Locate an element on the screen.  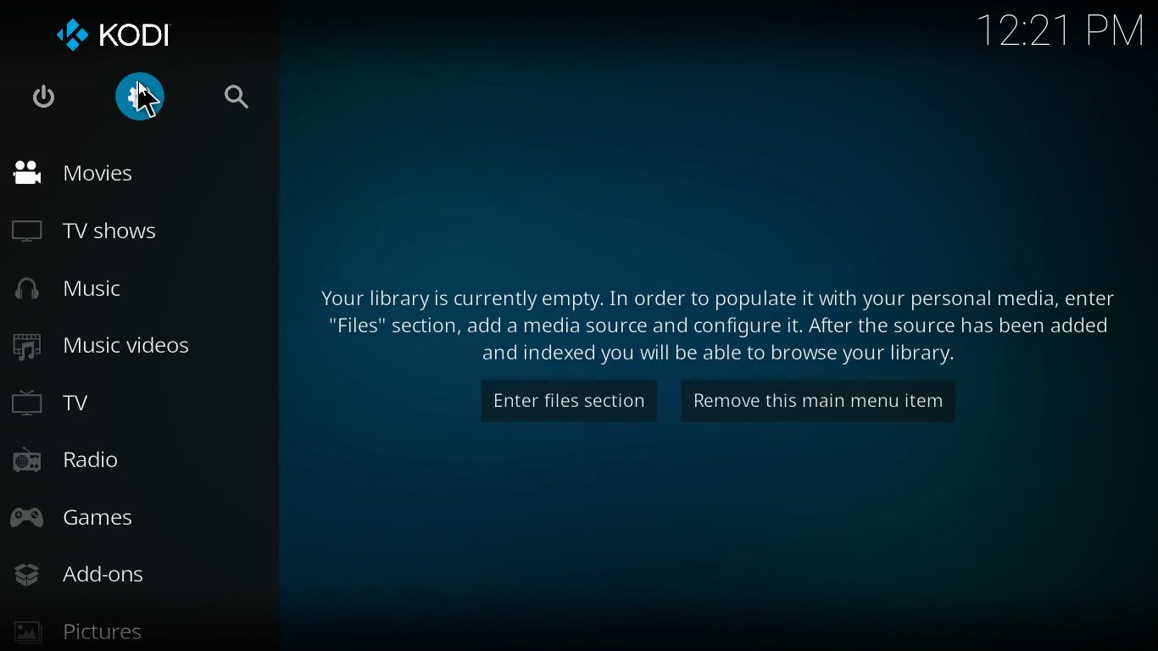
radio is located at coordinates (131, 463).